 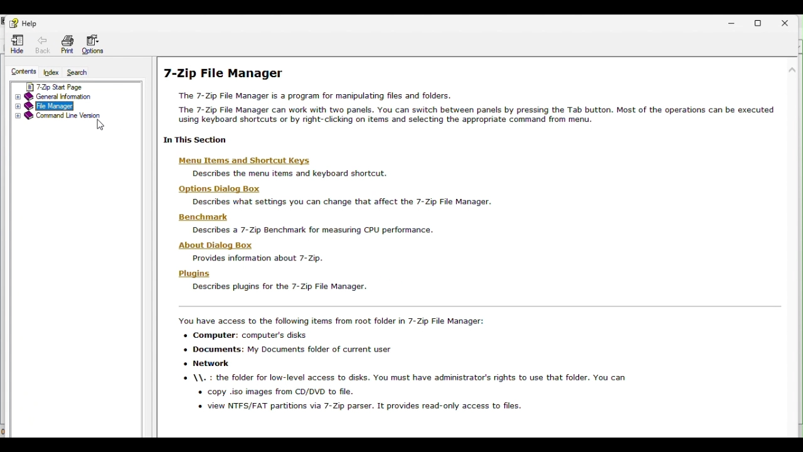 I want to click on Command line version, so click(x=66, y=116).